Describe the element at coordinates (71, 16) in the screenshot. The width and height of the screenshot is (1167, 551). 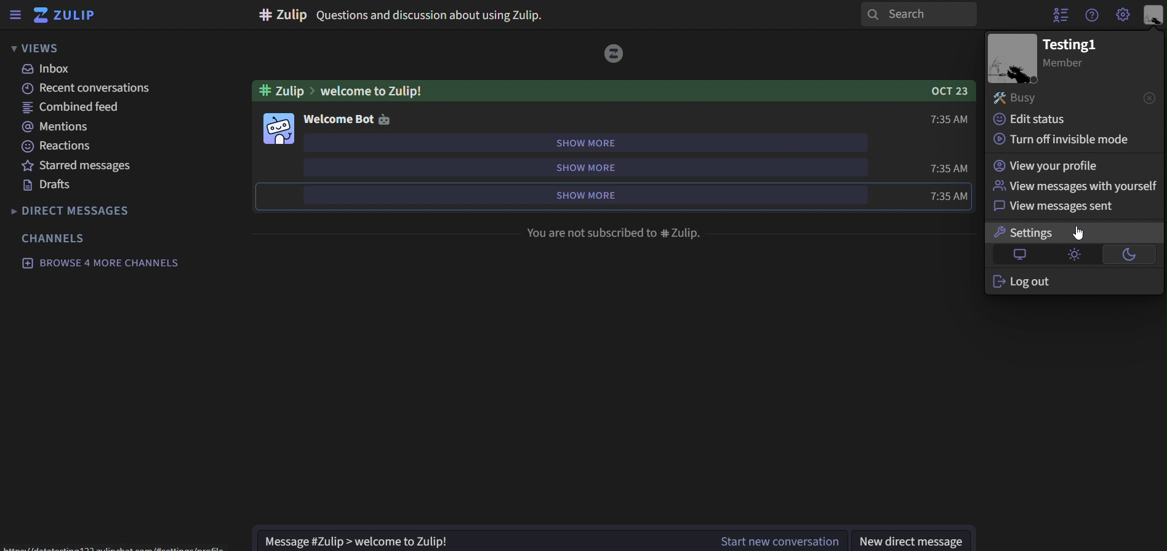
I see `zulip` at that location.